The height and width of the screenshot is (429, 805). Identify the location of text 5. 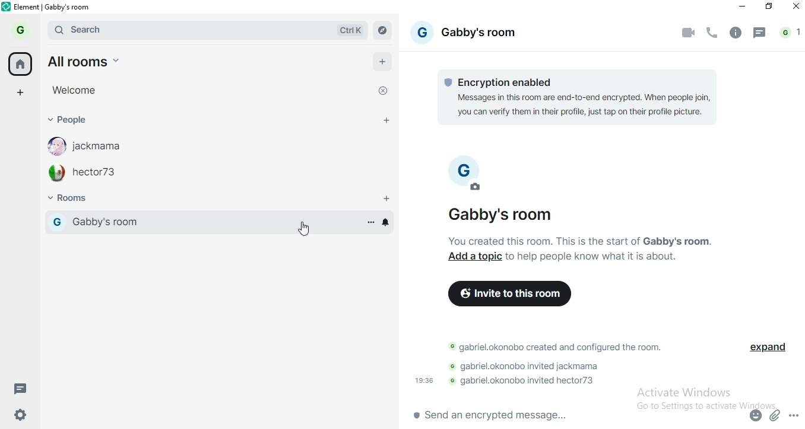
(525, 382).